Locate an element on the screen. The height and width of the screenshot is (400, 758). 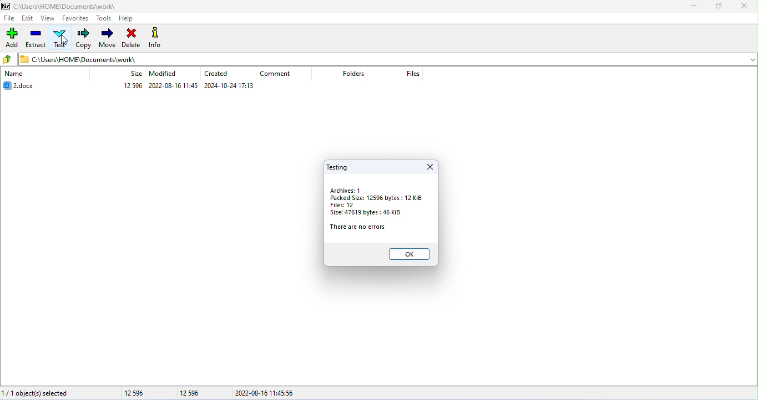
testing is located at coordinates (338, 167).